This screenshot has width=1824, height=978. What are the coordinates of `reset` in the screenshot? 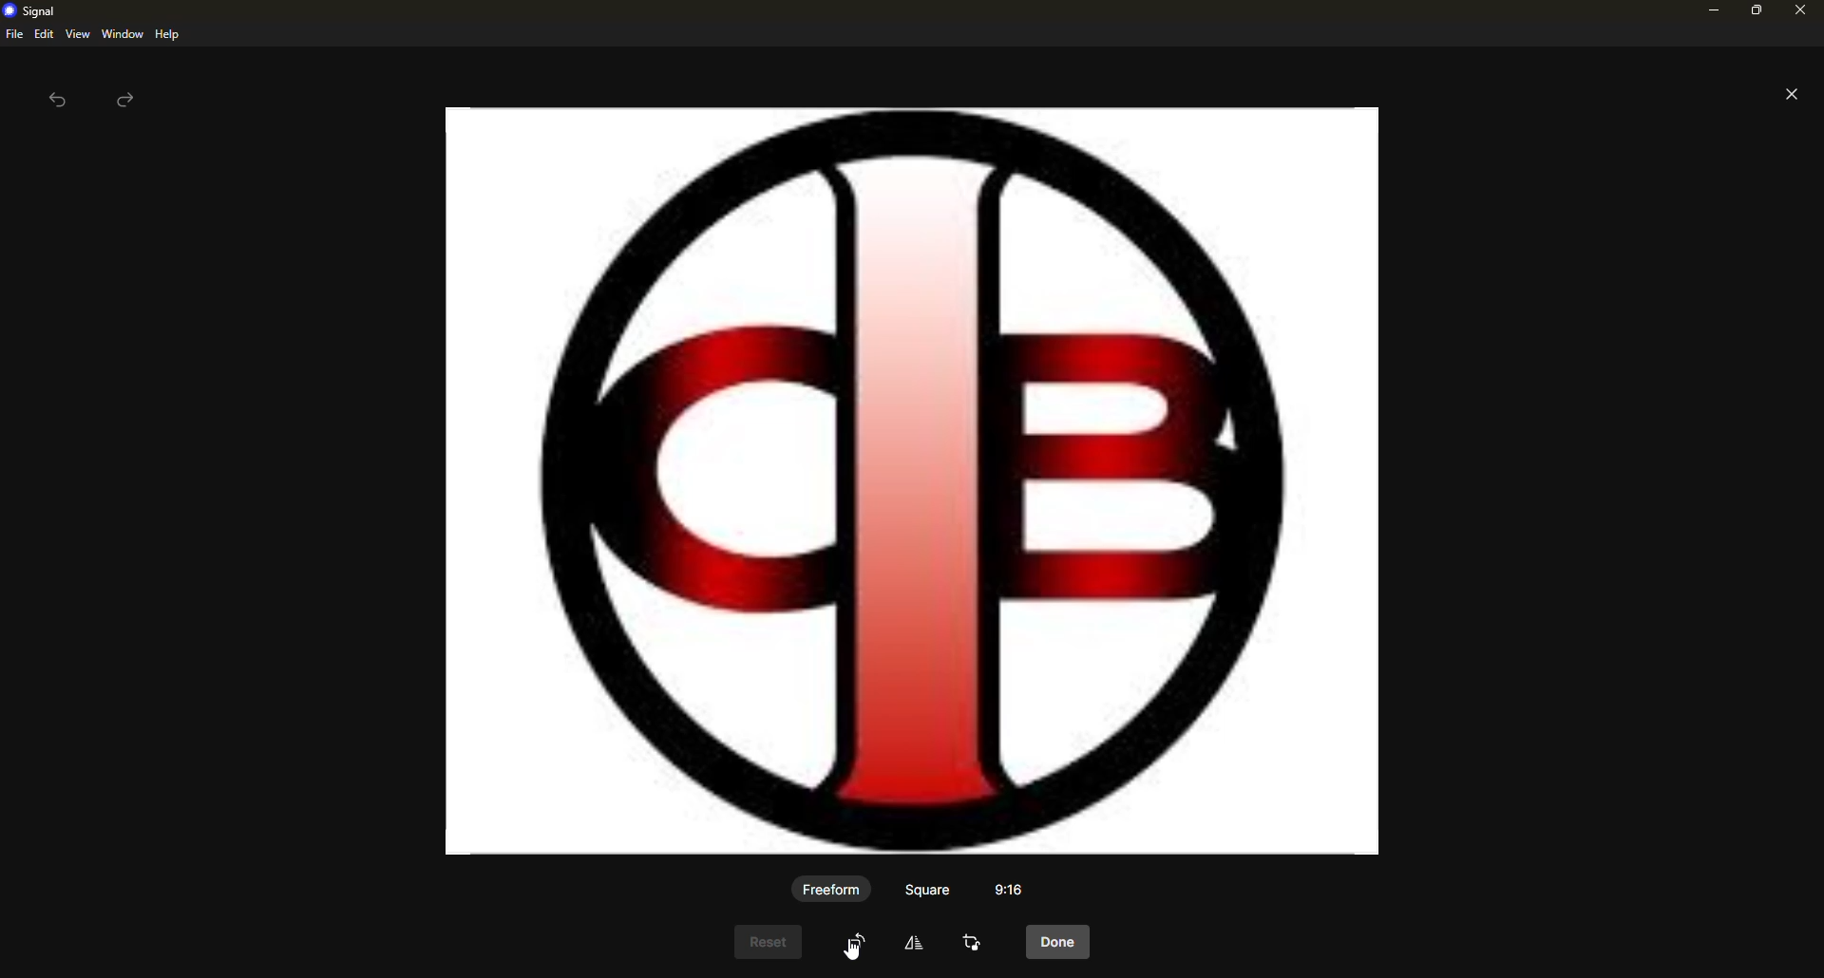 It's located at (772, 940).